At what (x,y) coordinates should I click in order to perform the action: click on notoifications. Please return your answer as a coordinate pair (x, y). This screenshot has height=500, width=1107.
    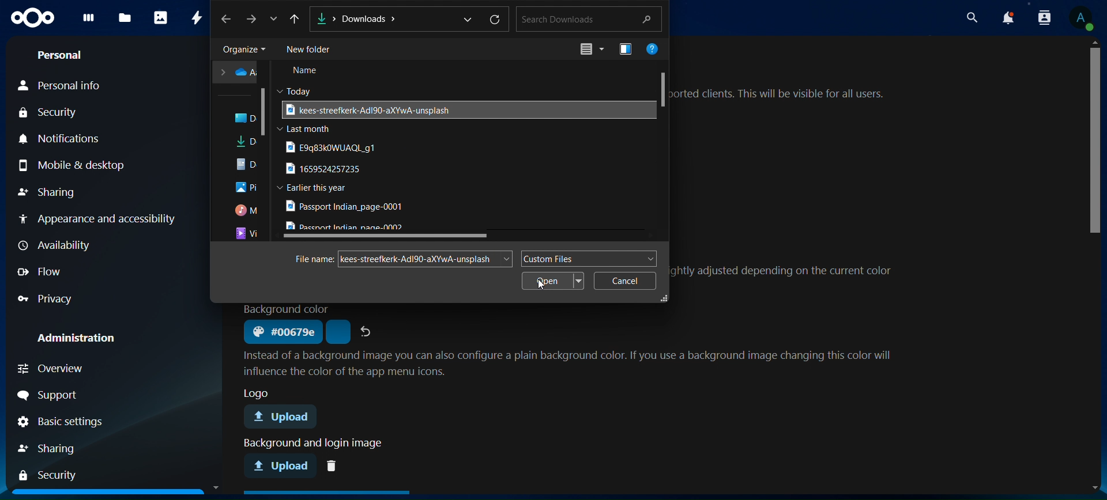
    Looking at the image, I should click on (1009, 18).